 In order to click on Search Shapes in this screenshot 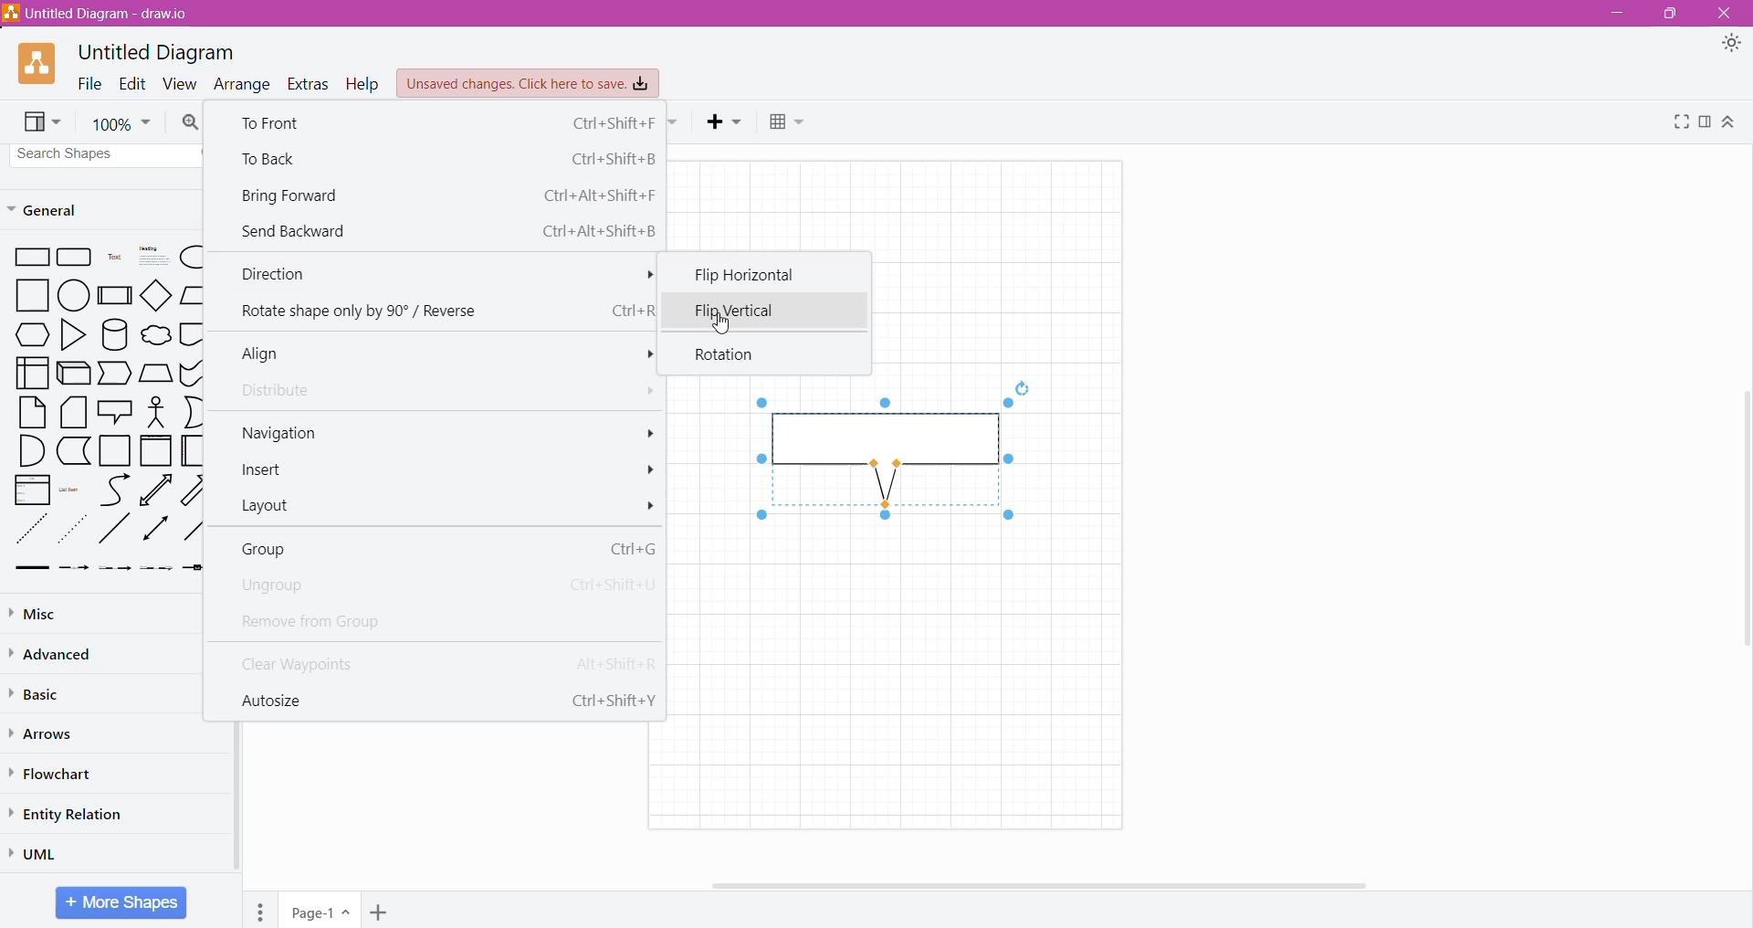, I will do `click(107, 154)`.